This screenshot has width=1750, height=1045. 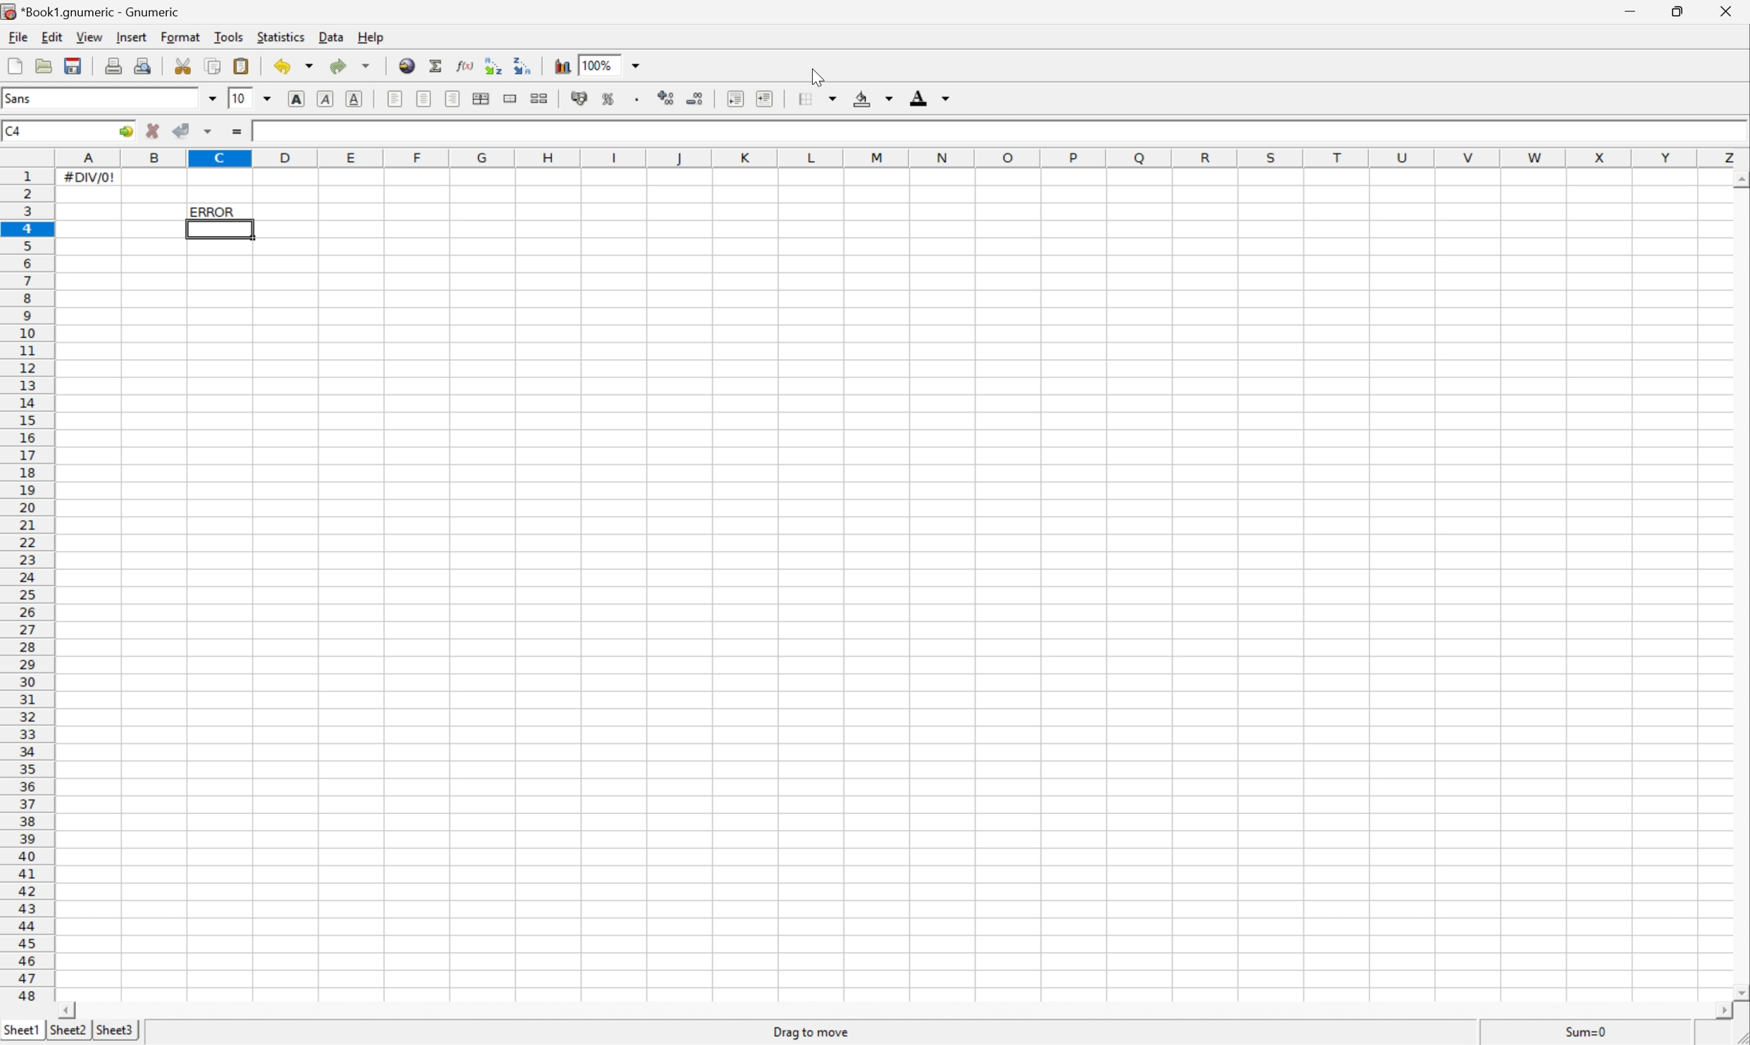 What do you see at coordinates (668, 99) in the screenshot?
I see `Increase the number of decimals displayed` at bounding box center [668, 99].